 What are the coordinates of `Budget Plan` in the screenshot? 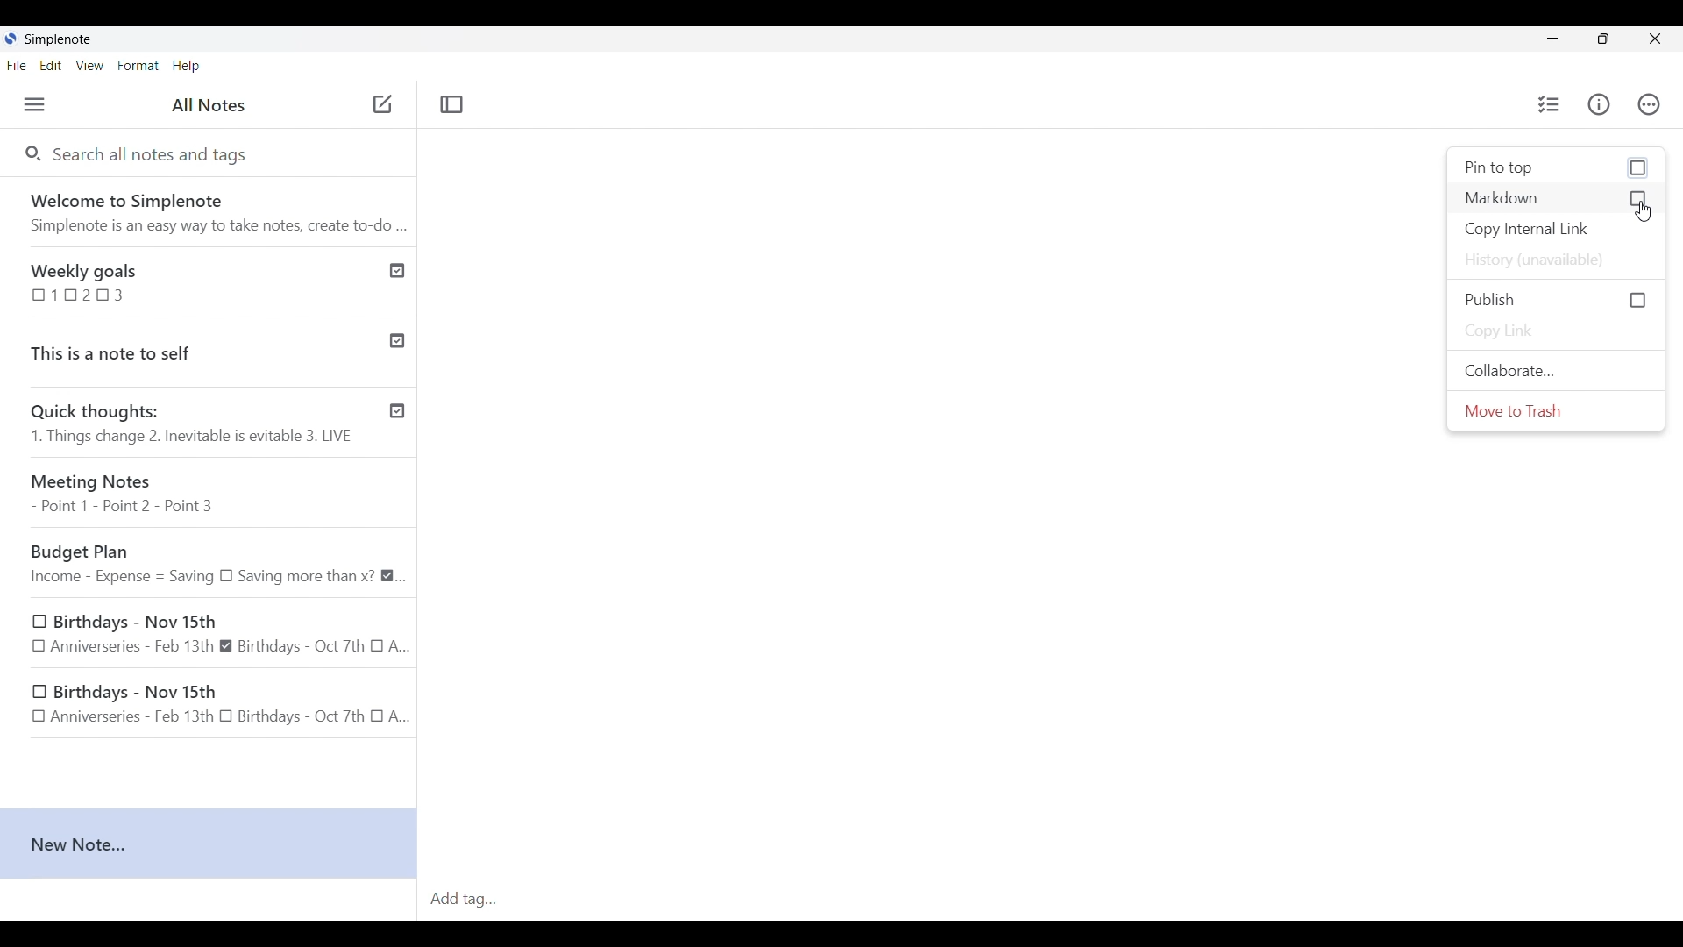 It's located at (217, 564).